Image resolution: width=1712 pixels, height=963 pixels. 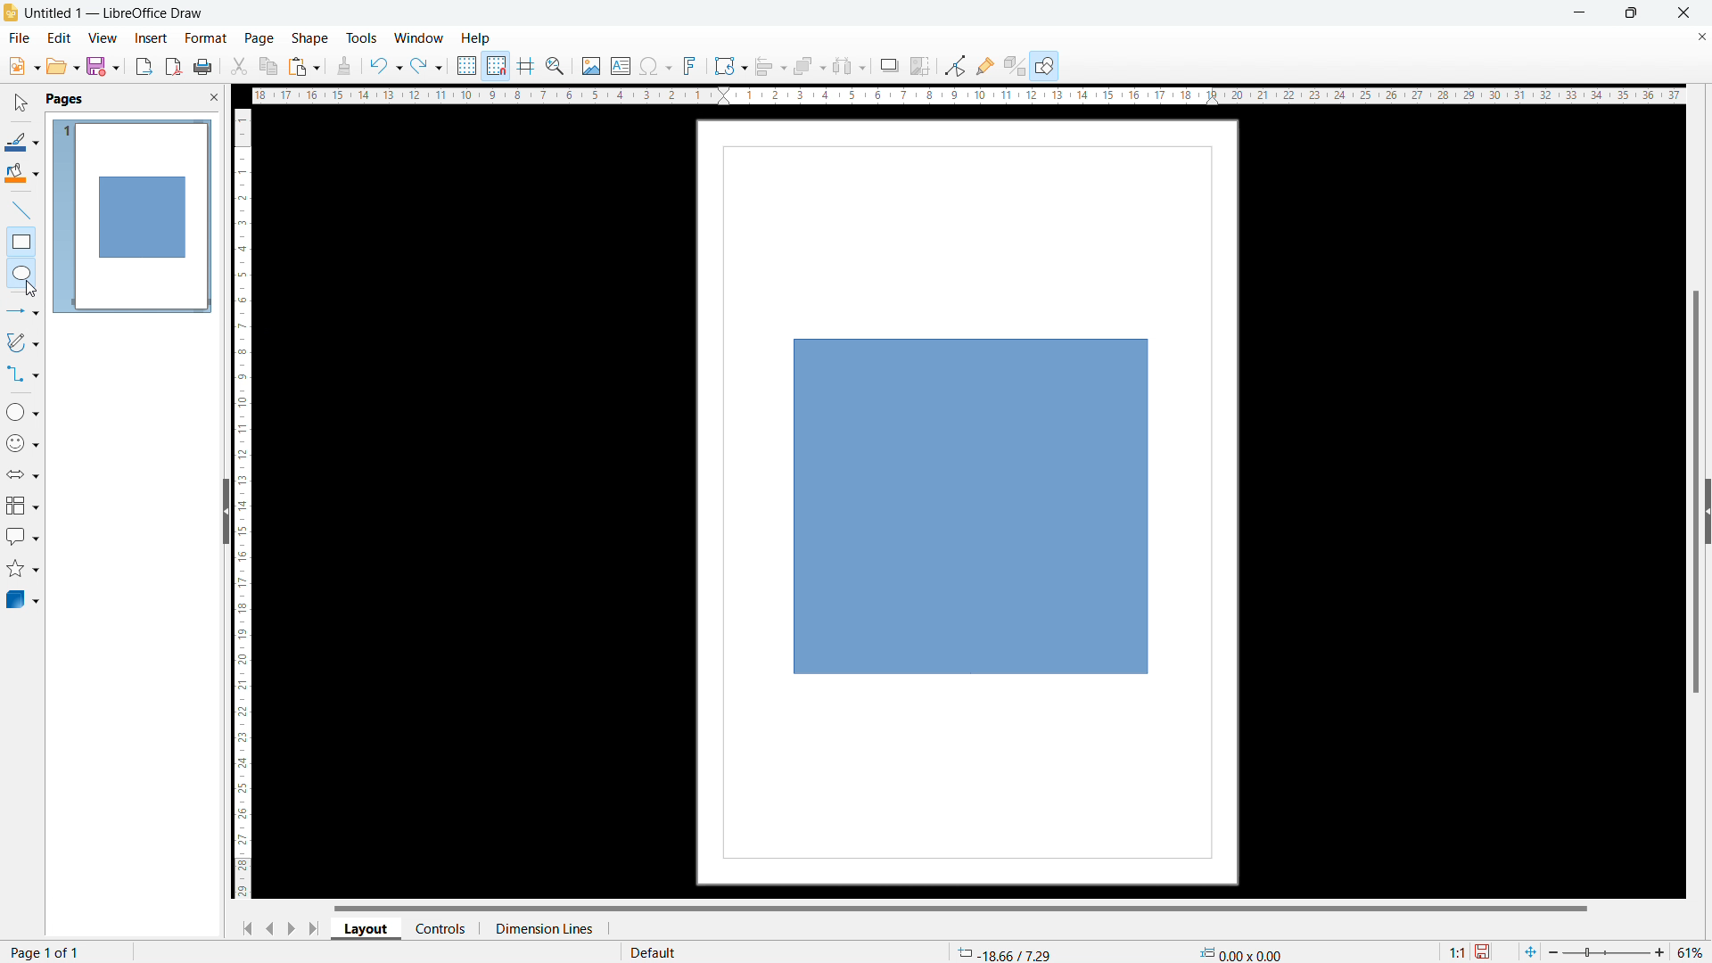 What do you see at coordinates (366, 929) in the screenshot?
I see `layout` at bounding box center [366, 929].